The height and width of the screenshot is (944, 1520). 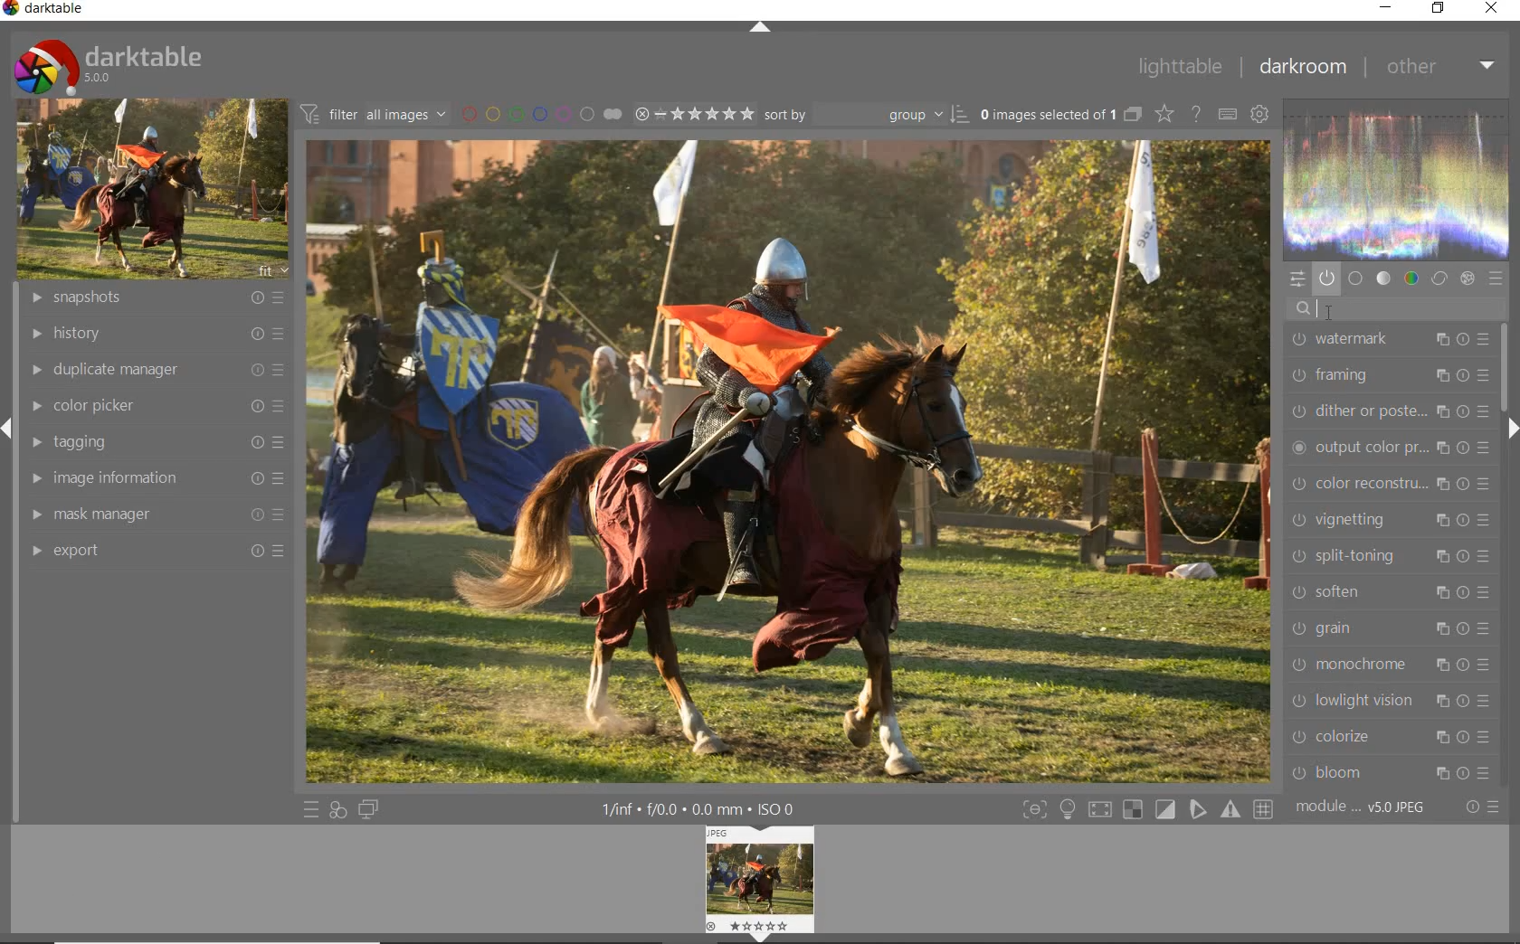 What do you see at coordinates (760, 28) in the screenshot?
I see `expand/collapse` at bounding box center [760, 28].